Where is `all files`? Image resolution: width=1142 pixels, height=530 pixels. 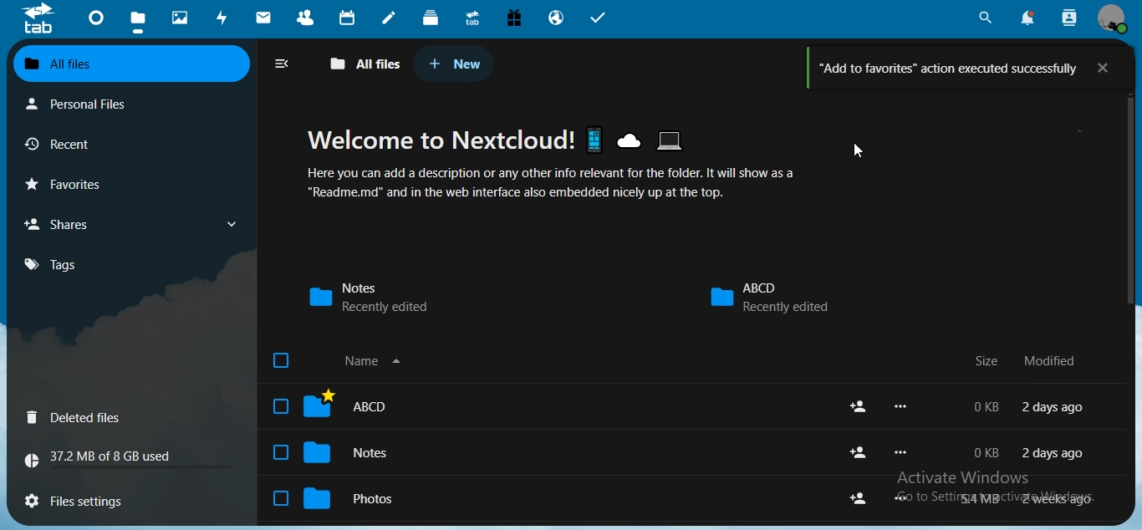
all files is located at coordinates (369, 64).